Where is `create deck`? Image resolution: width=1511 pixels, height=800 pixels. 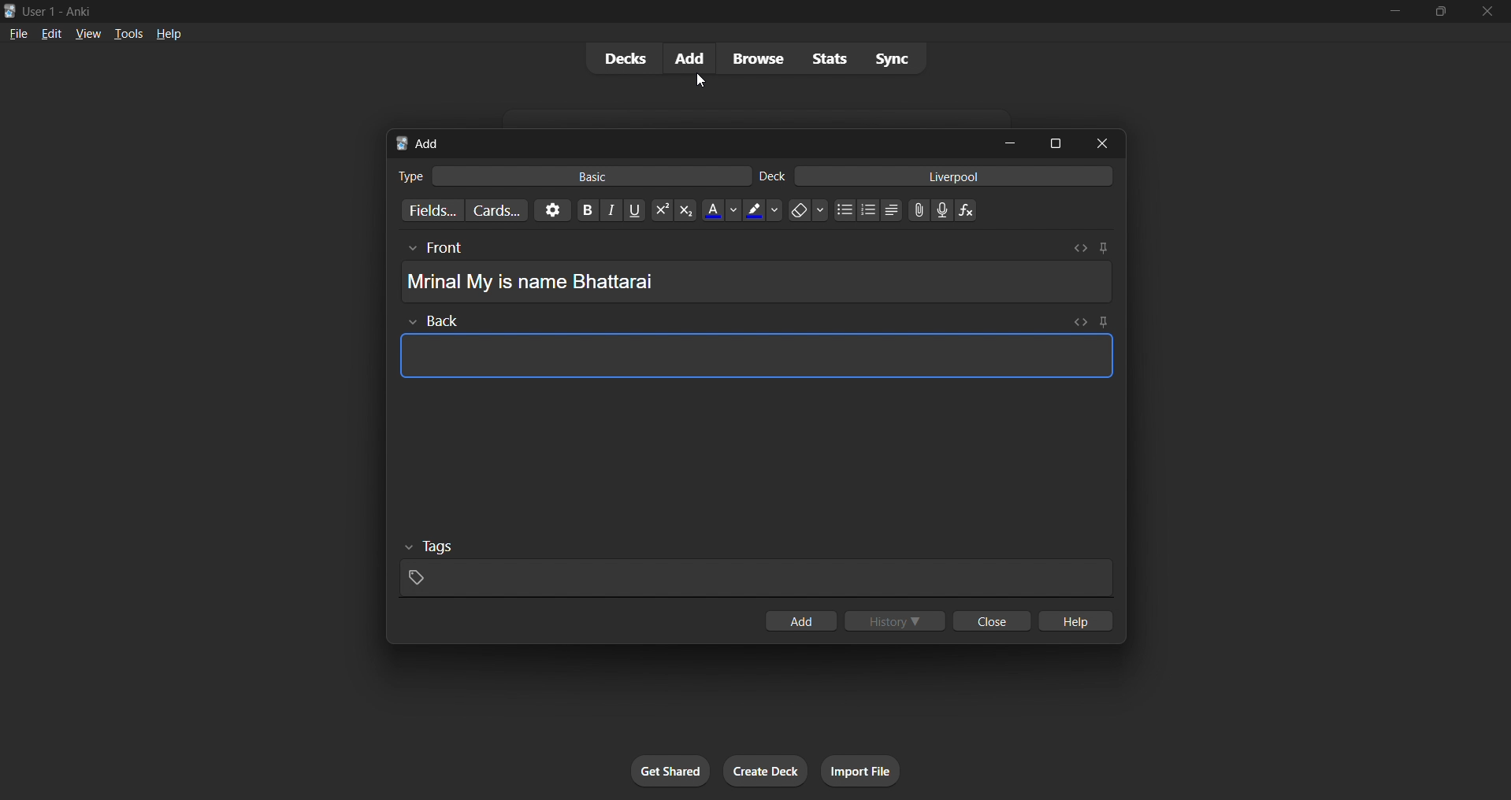
create deck is located at coordinates (765, 770).